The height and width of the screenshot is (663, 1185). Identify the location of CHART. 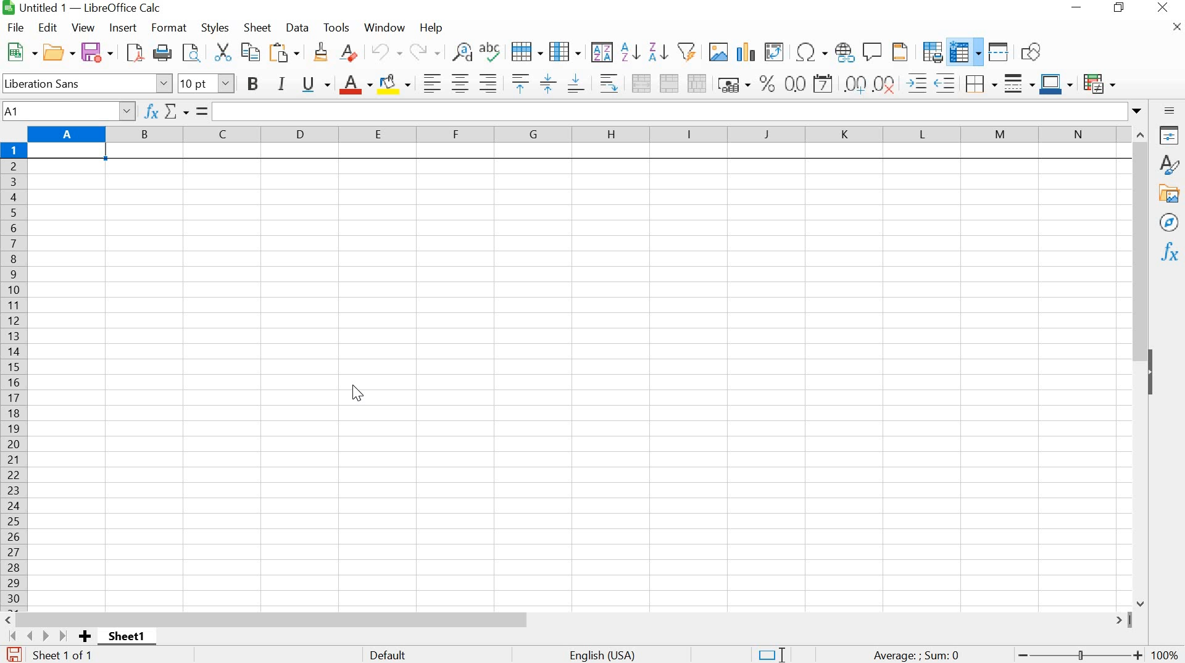
(744, 52).